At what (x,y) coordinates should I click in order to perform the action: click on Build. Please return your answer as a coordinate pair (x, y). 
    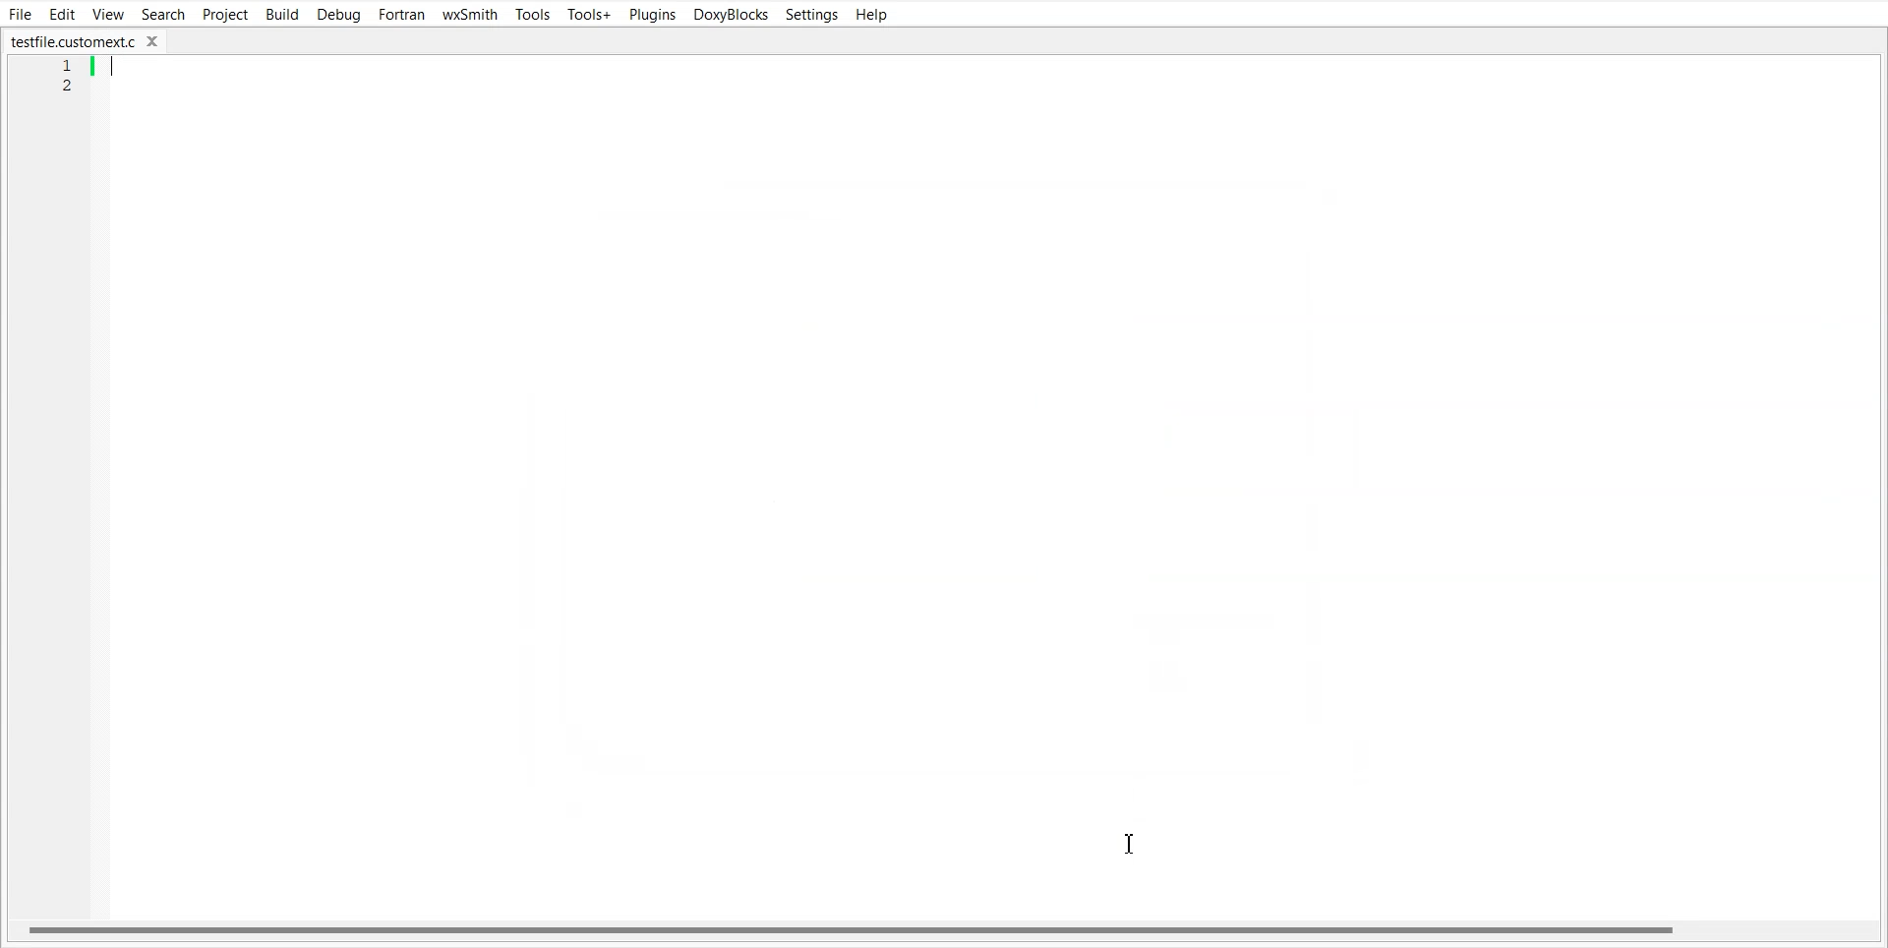
    Looking at the image, I should click on (281, 14).